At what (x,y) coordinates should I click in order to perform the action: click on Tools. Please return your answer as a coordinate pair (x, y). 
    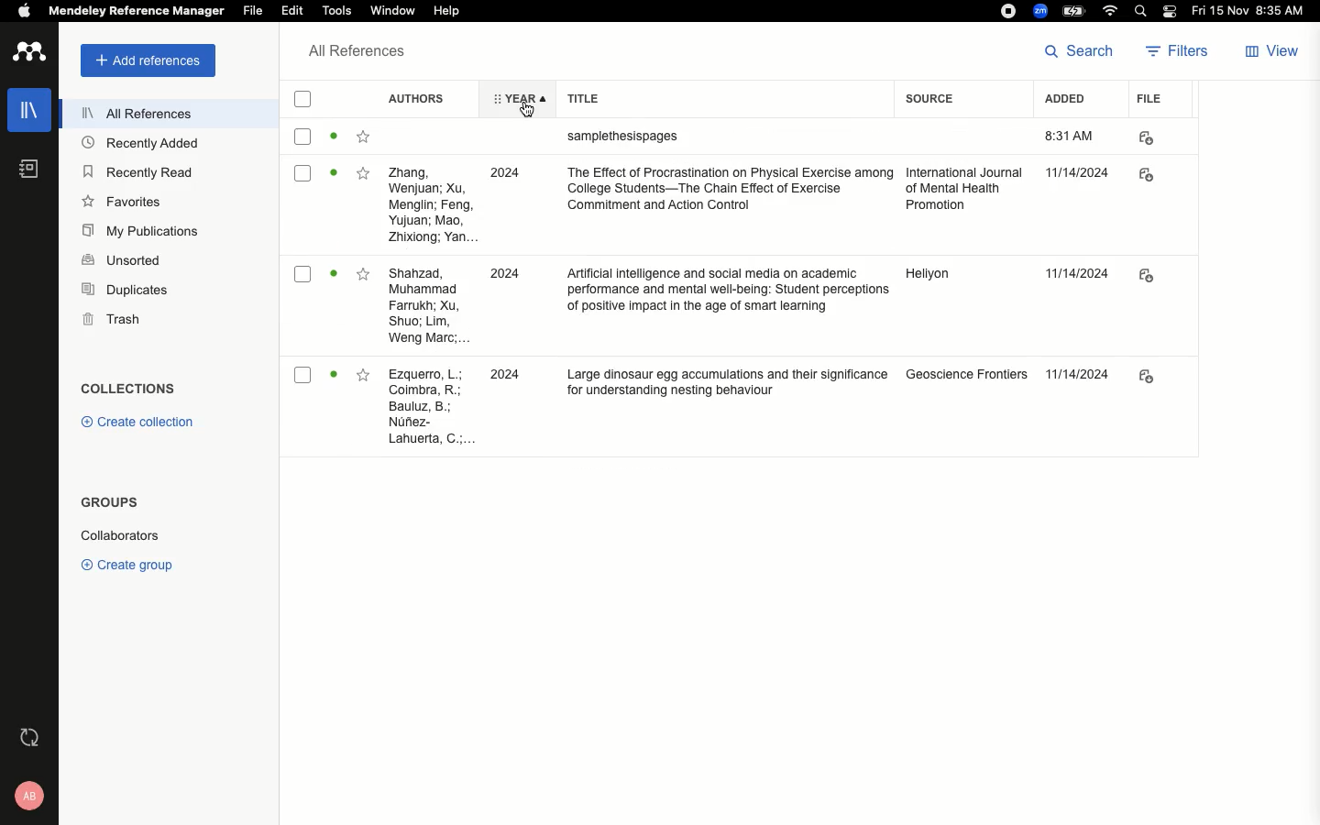
    Looking at the image, I should click on (337, 11).